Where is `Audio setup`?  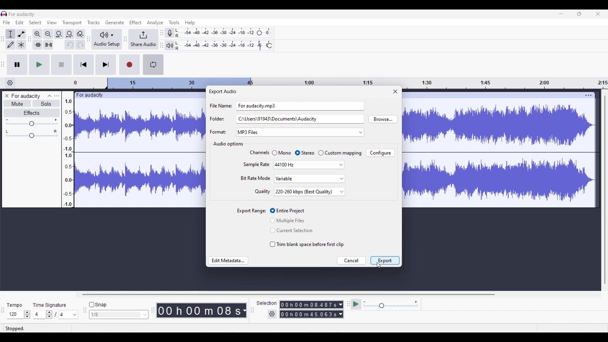
Audio setup is located at coordinates (107, 40).